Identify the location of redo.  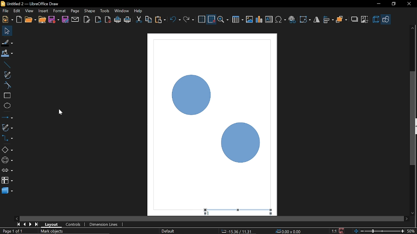
(189, 19).